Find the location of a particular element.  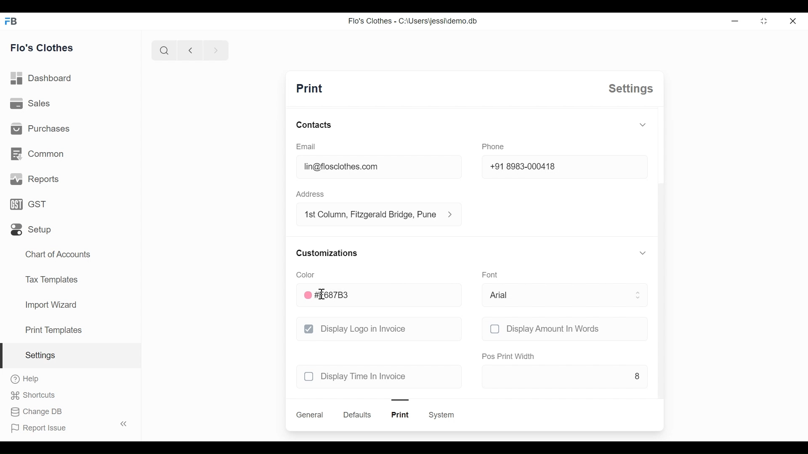

chart of accounts is located at coordinates (59, 255).